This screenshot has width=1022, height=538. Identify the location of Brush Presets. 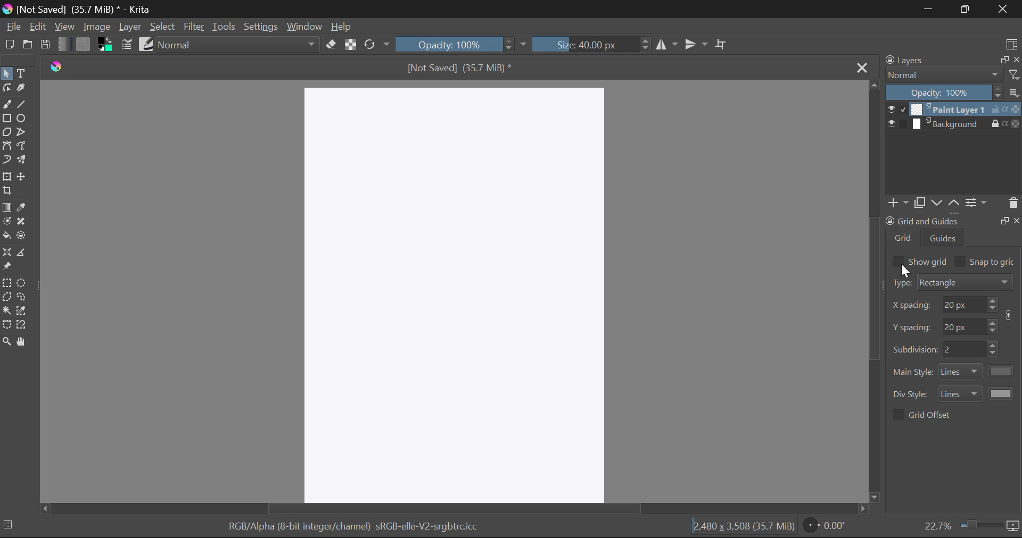
(147, 44).